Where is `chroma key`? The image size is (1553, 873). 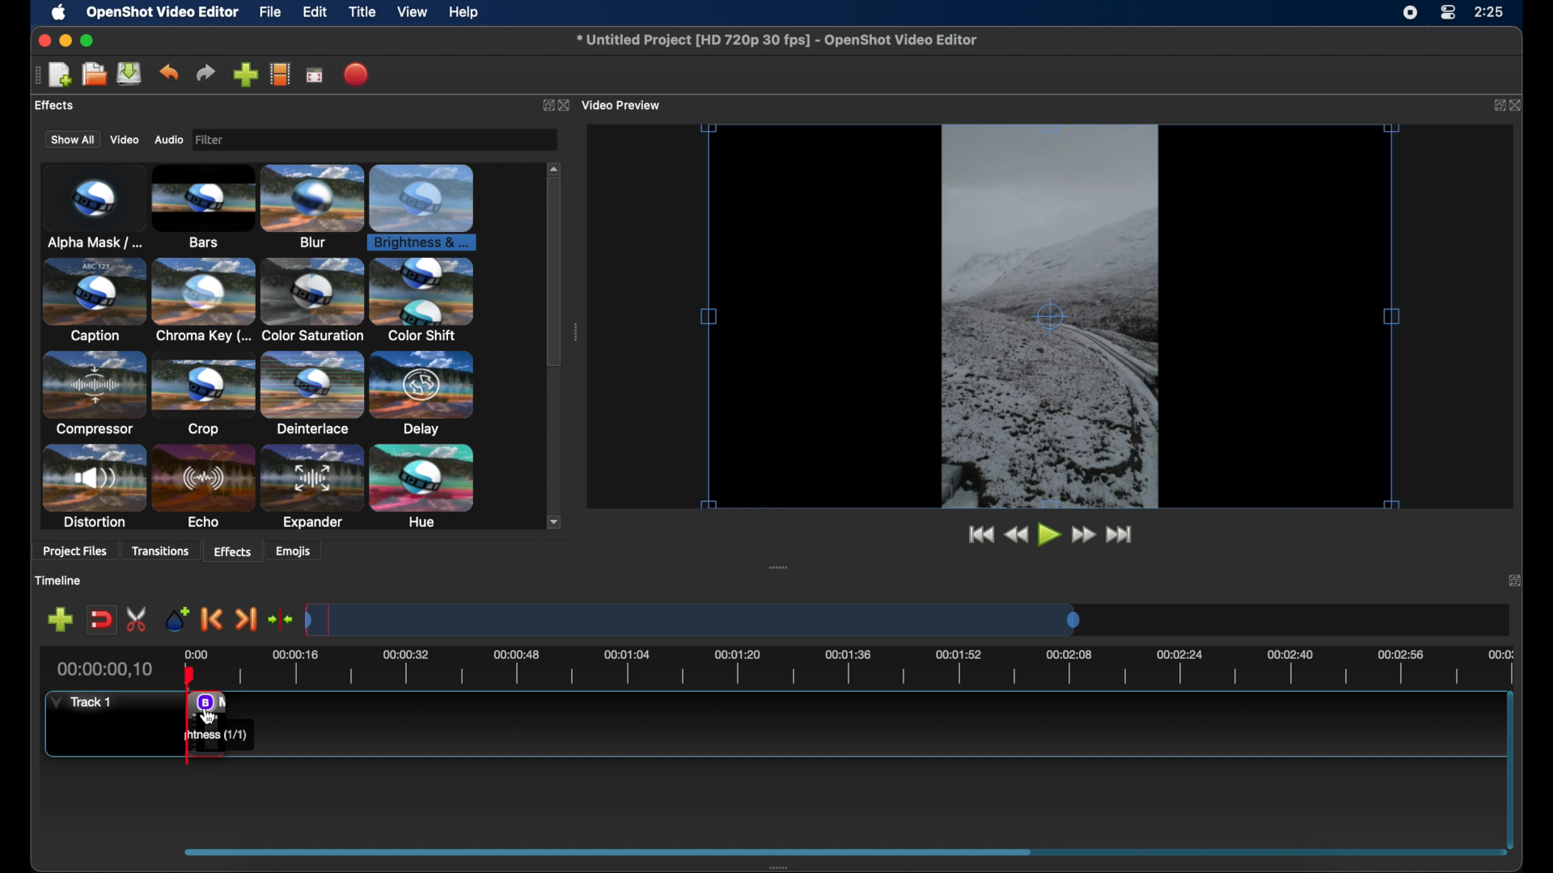
chroma key is located at coordinates (203, 300).